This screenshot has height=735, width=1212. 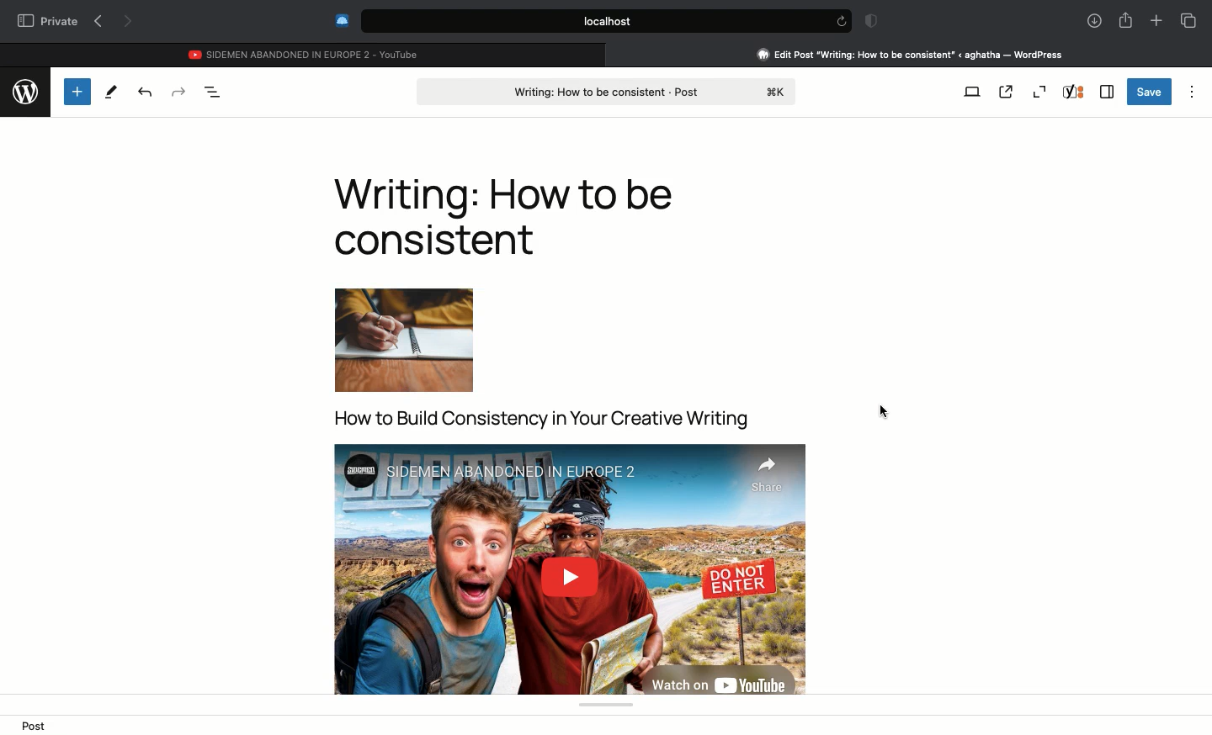 What do you see at coordinates (111, 93) in the screenshot?
I see `Tools` at bounding box center [111, 93].